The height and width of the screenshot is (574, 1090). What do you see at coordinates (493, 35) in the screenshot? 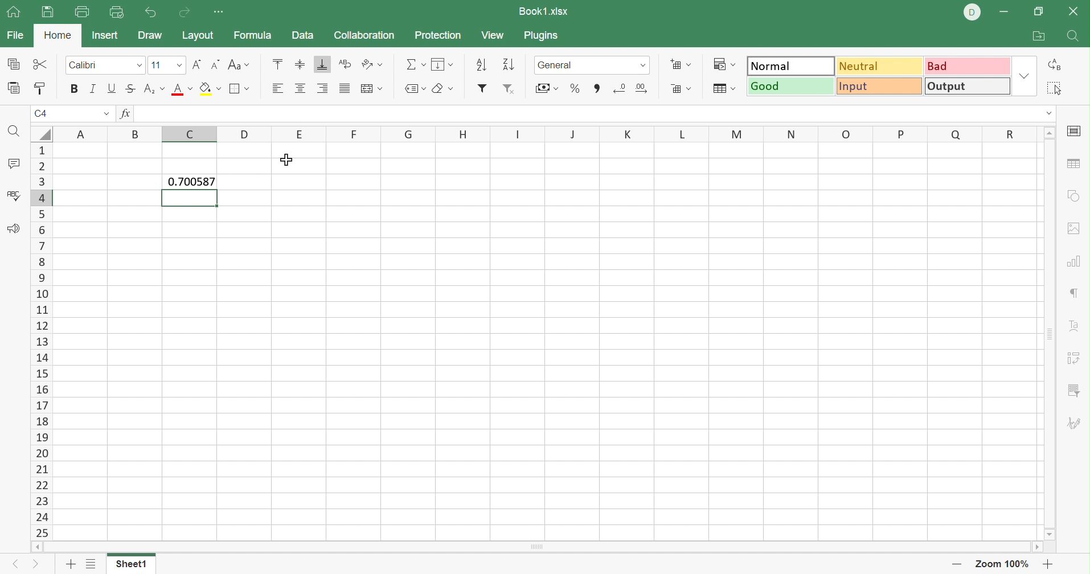
I see `View` at bounding box center [493, 35].